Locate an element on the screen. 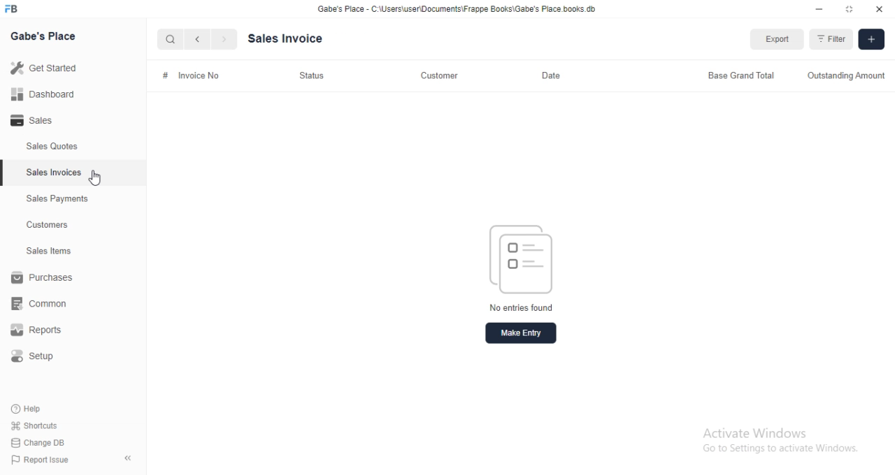 This screenshot has height=475, width=895. [+]Add is located at coordinates (872, 39).